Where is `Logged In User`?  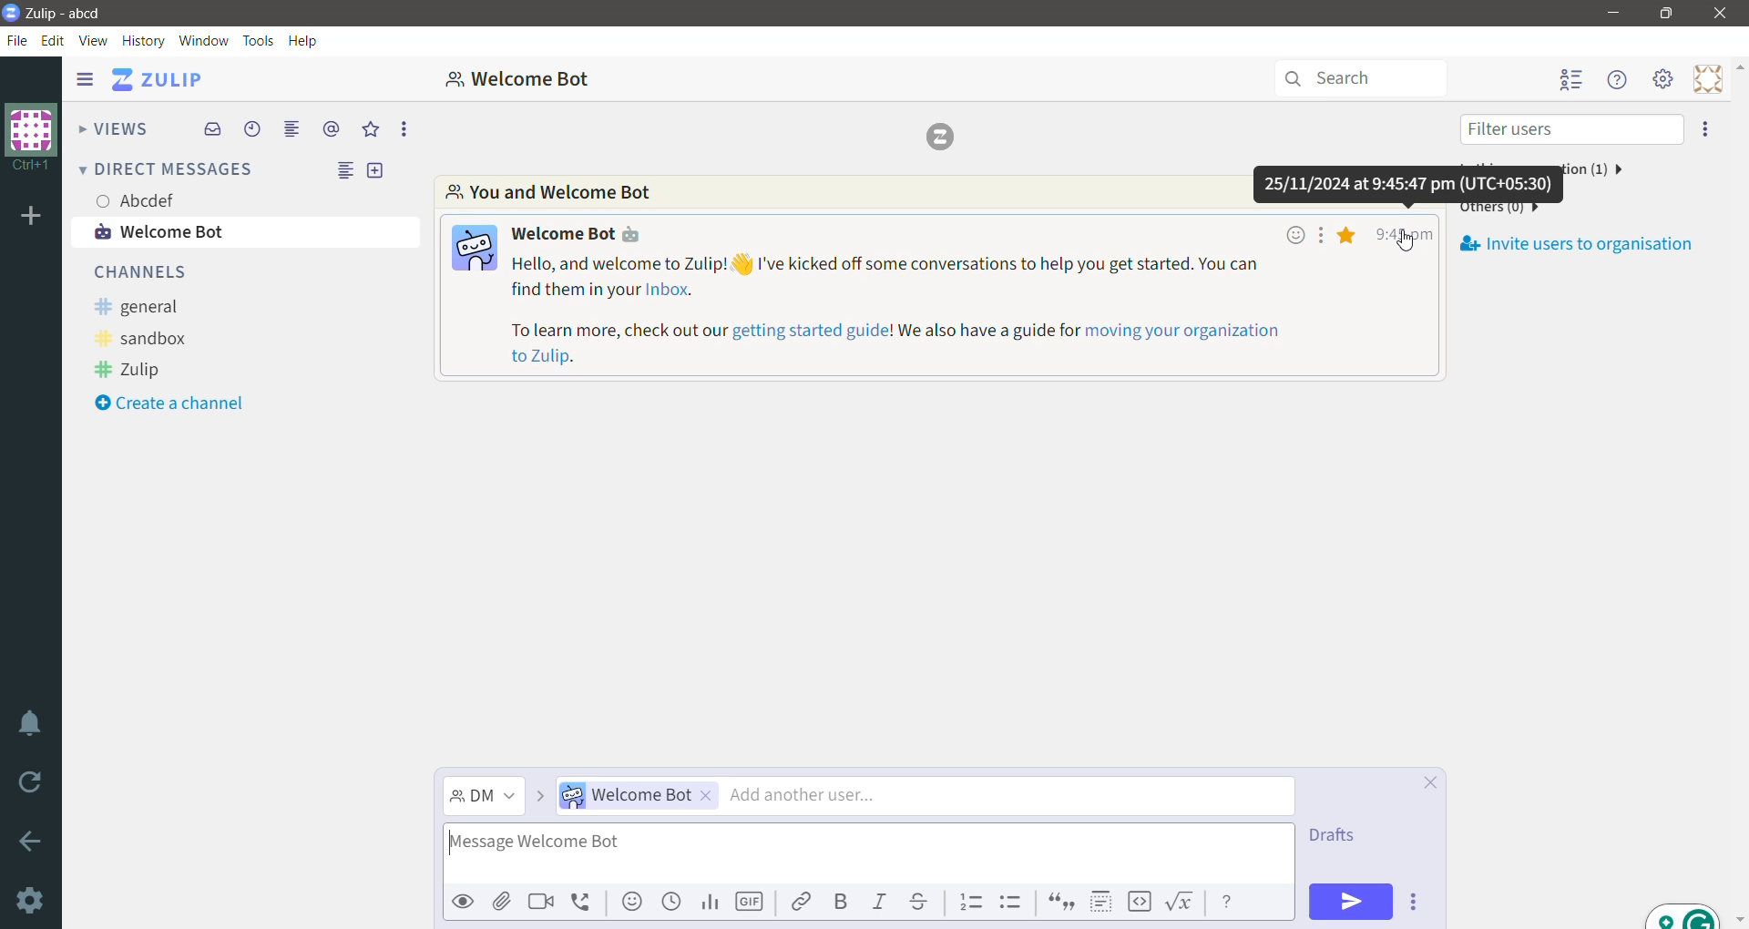 Logged In User is located at coordinates (140, 201).